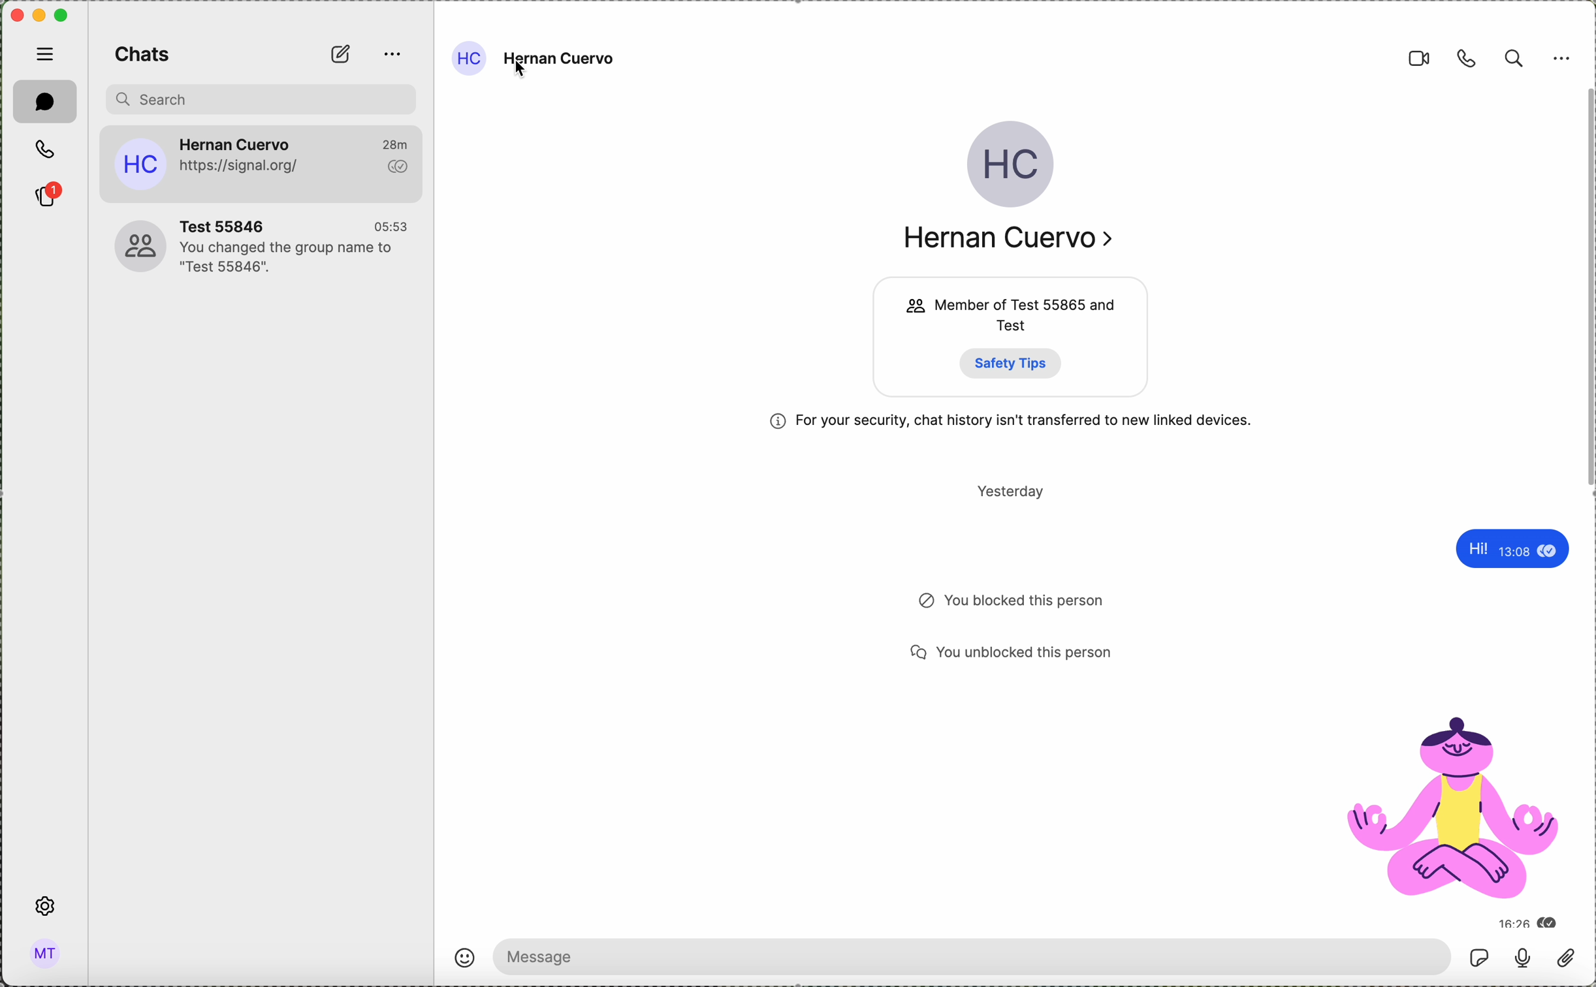 Image resolution: width=1596 pixels, height=987 pixels. What do you see at coordinates (1465, 58) in the screenshot?
I see `call` at bounding box center [1465, 58].